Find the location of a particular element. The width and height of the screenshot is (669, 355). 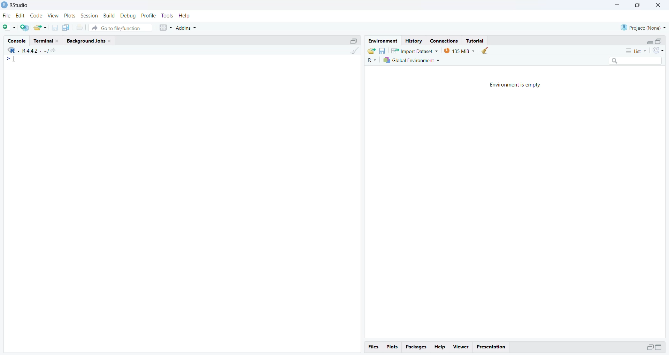

Session is located at coordinates (89, 16).